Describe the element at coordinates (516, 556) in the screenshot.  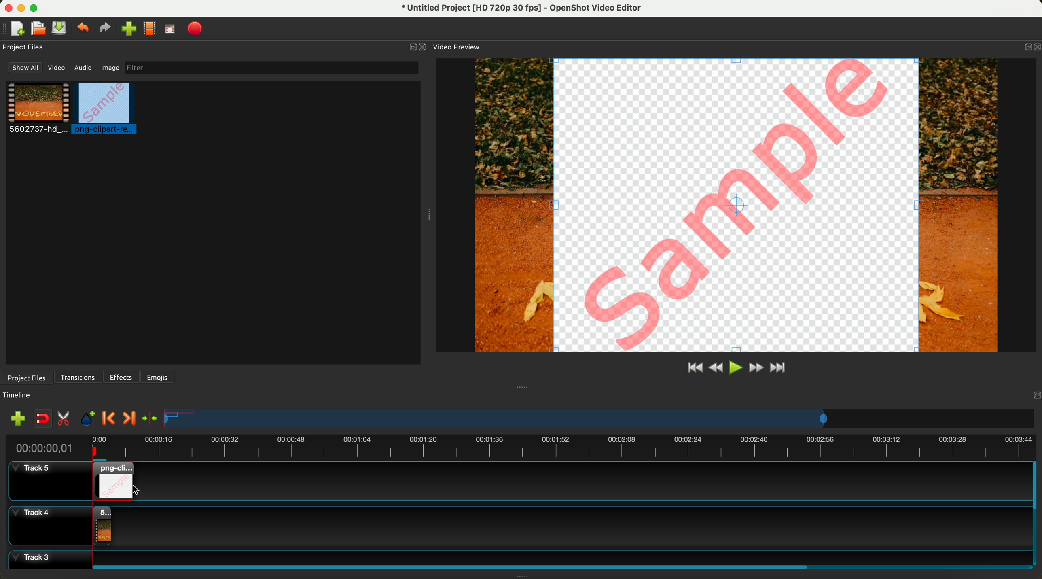
I see `track 3` at that location.